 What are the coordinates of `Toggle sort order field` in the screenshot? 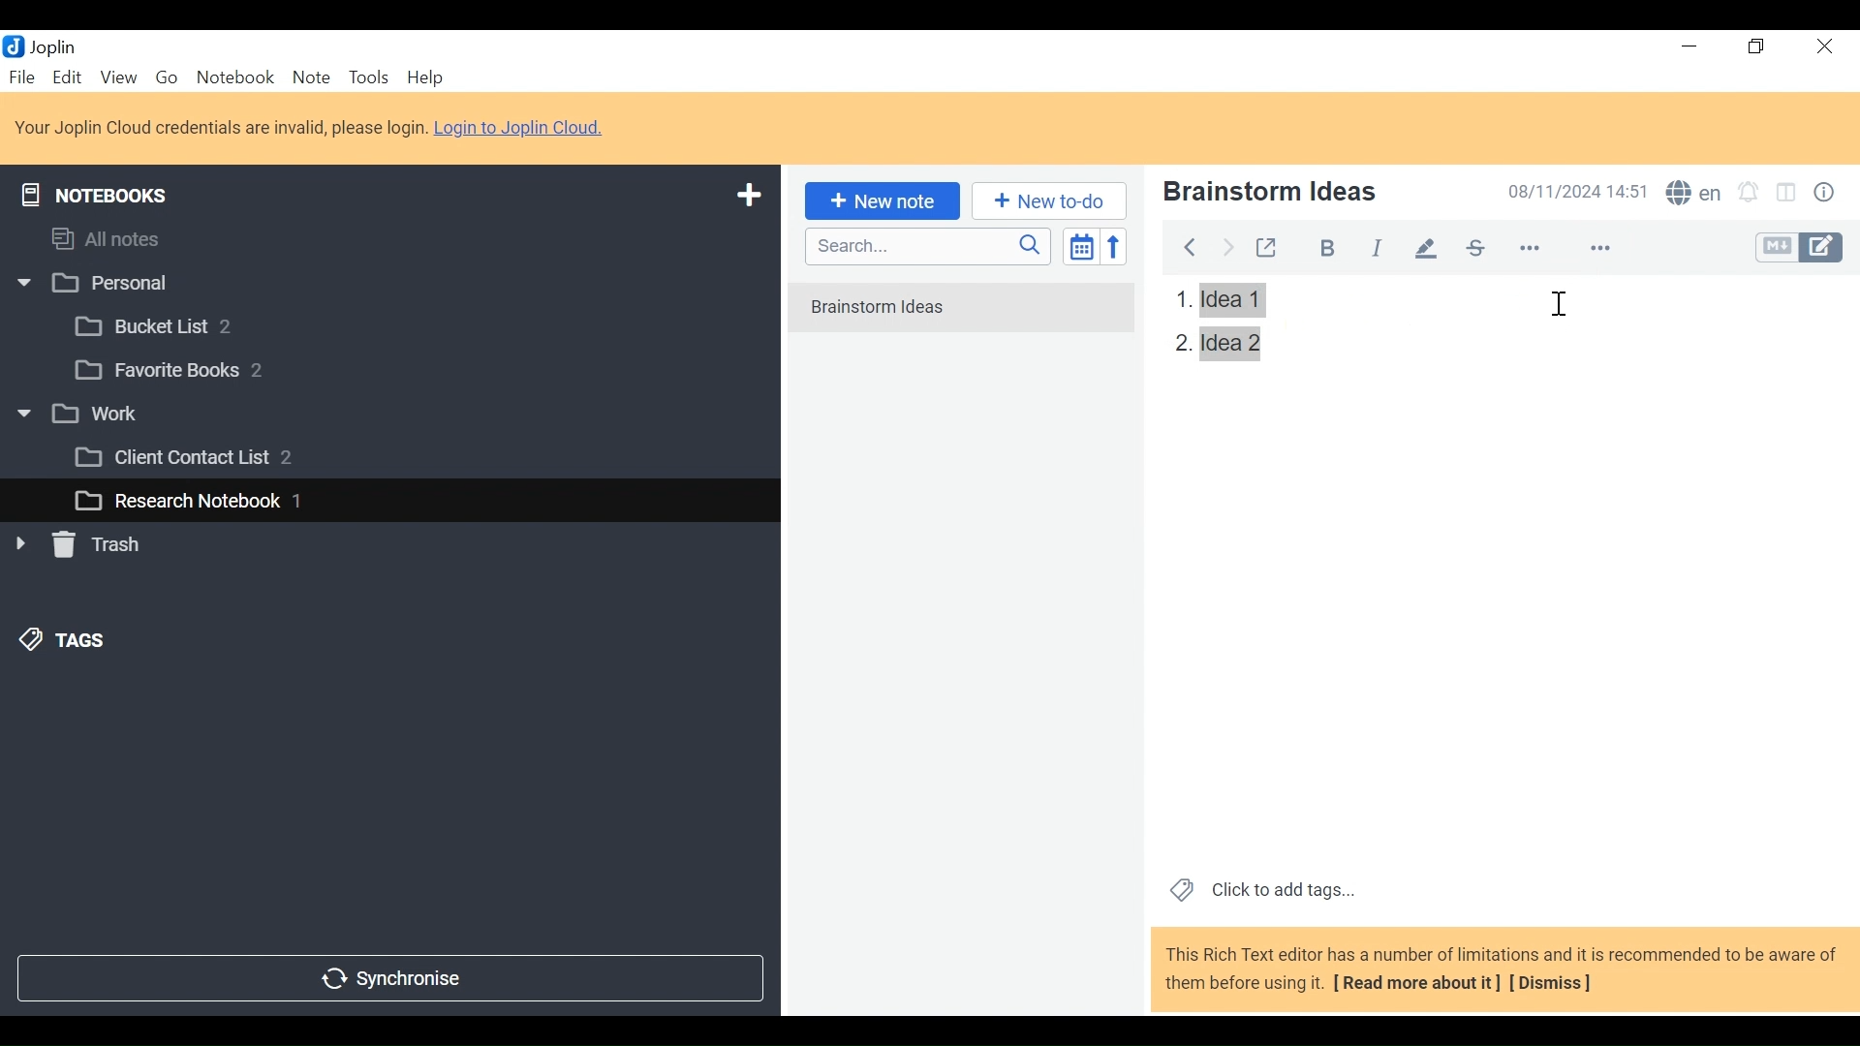 It's located at (1079, 245).